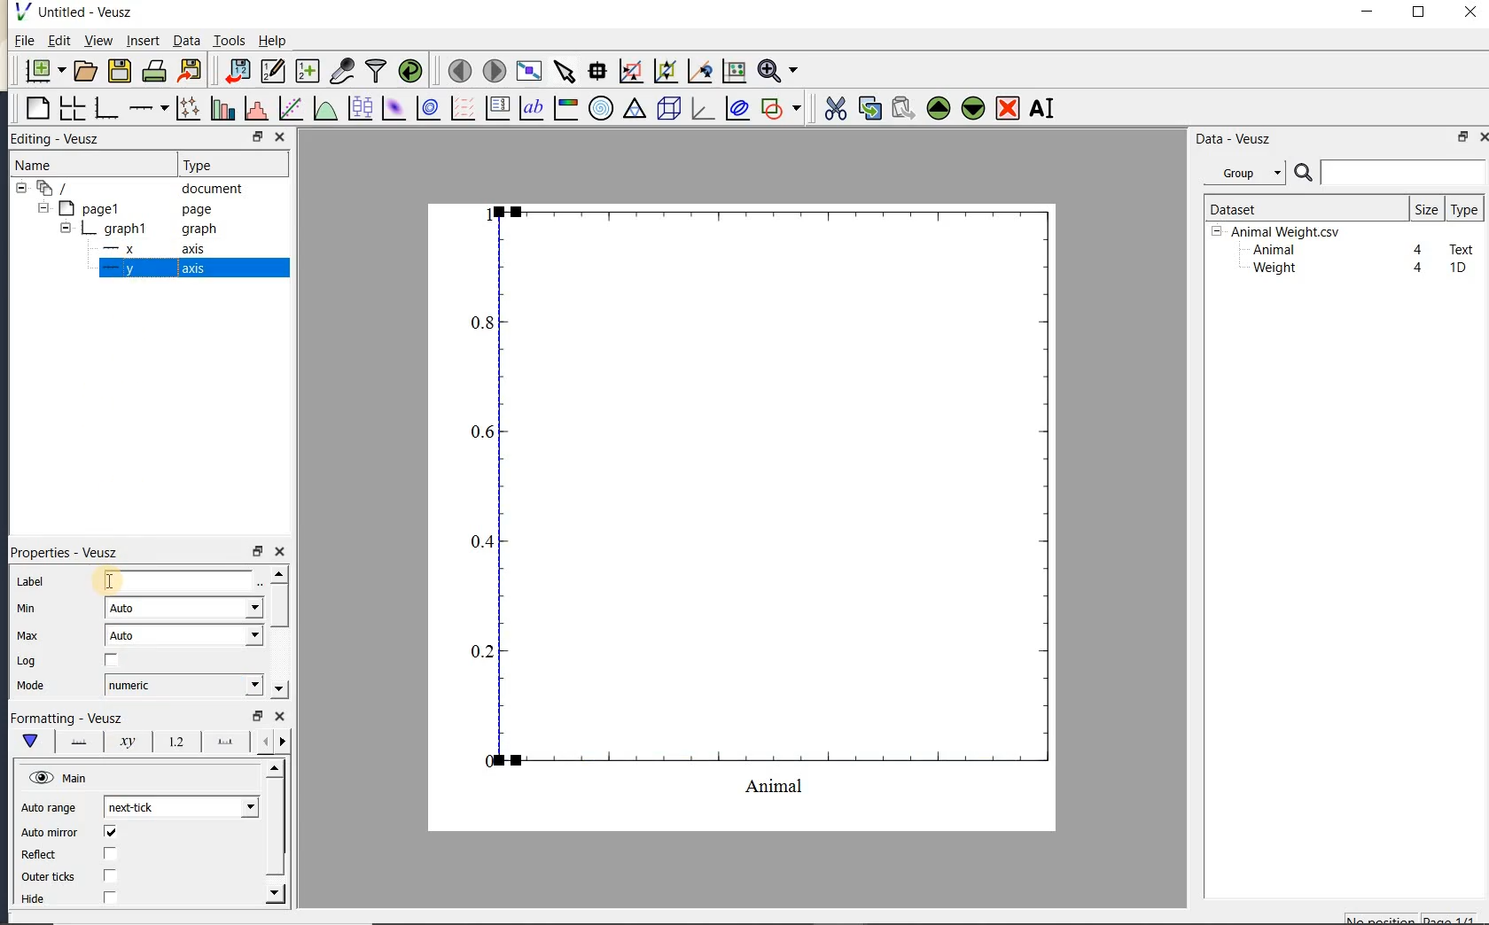  What do you see at coordinates (600, 108) in the screenshot?
I see `polar graph` at bounding box center [600, 108].